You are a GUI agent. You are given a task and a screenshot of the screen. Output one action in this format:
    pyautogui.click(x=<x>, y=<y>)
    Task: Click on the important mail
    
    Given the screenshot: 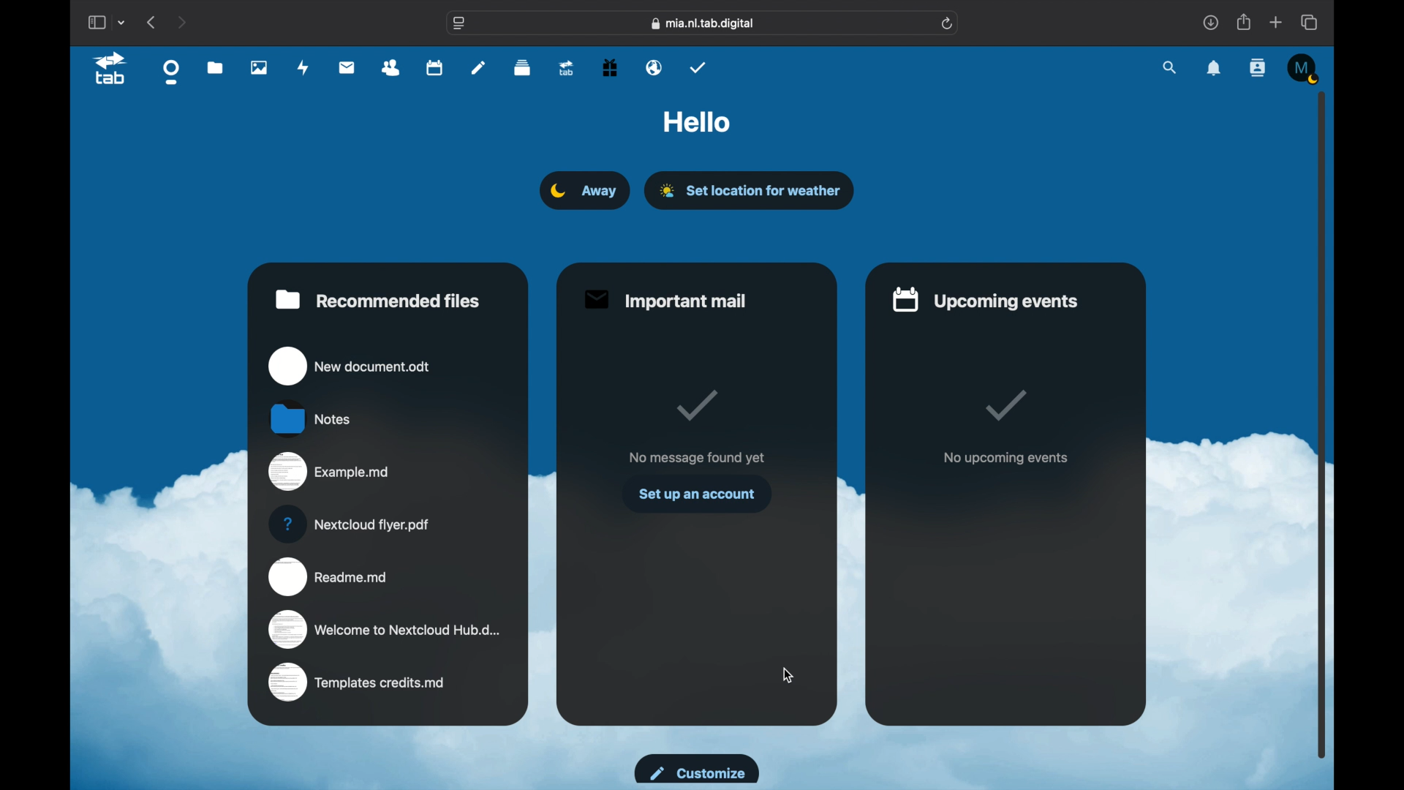 What is the action you would take?
    pyautogui.click(x=663, y=301)
    